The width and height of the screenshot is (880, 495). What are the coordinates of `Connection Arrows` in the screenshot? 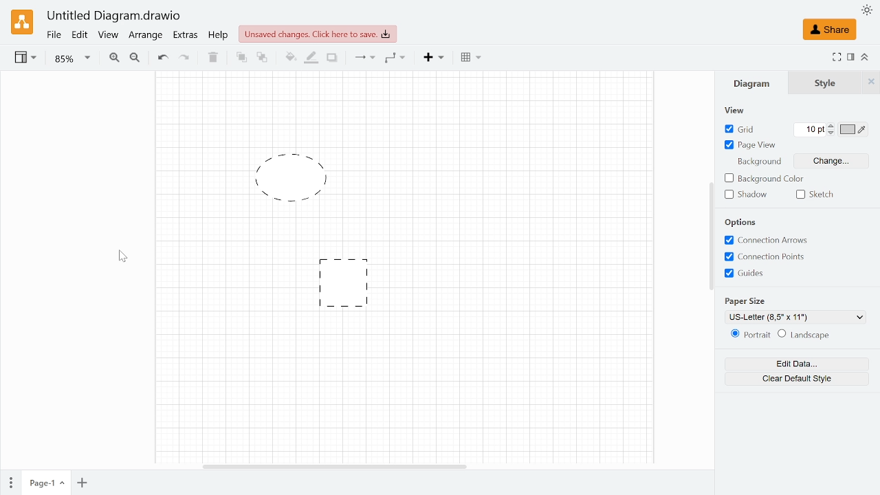 It's located at (767, 240).